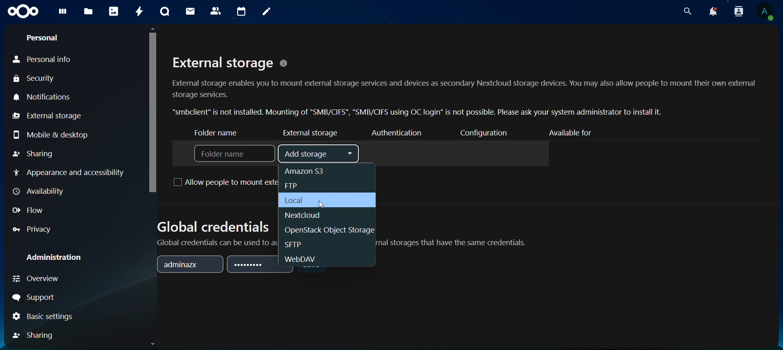 The image size is (783, 350). What do you see at coordinates (190, 263) in the screenshot?
I see `adminazx` at bounding box center [190, 263].